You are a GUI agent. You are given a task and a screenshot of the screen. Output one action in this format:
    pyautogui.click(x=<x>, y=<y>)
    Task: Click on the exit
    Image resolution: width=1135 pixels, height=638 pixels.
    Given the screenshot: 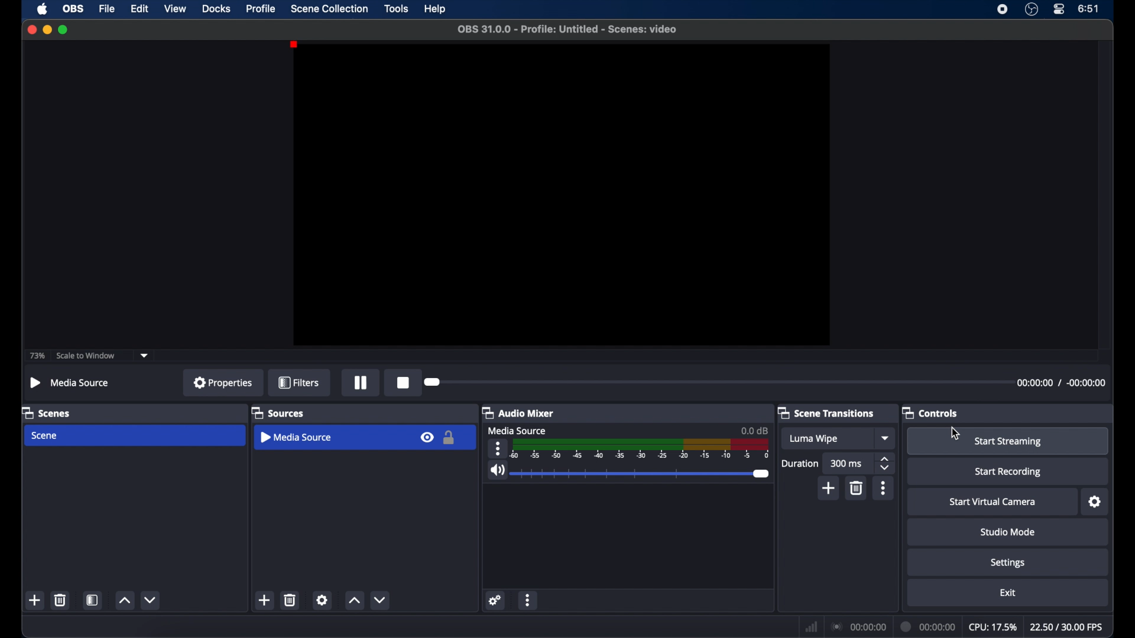 What is the action you would take?
    pyautogui.click(x=1008, y=593)
    